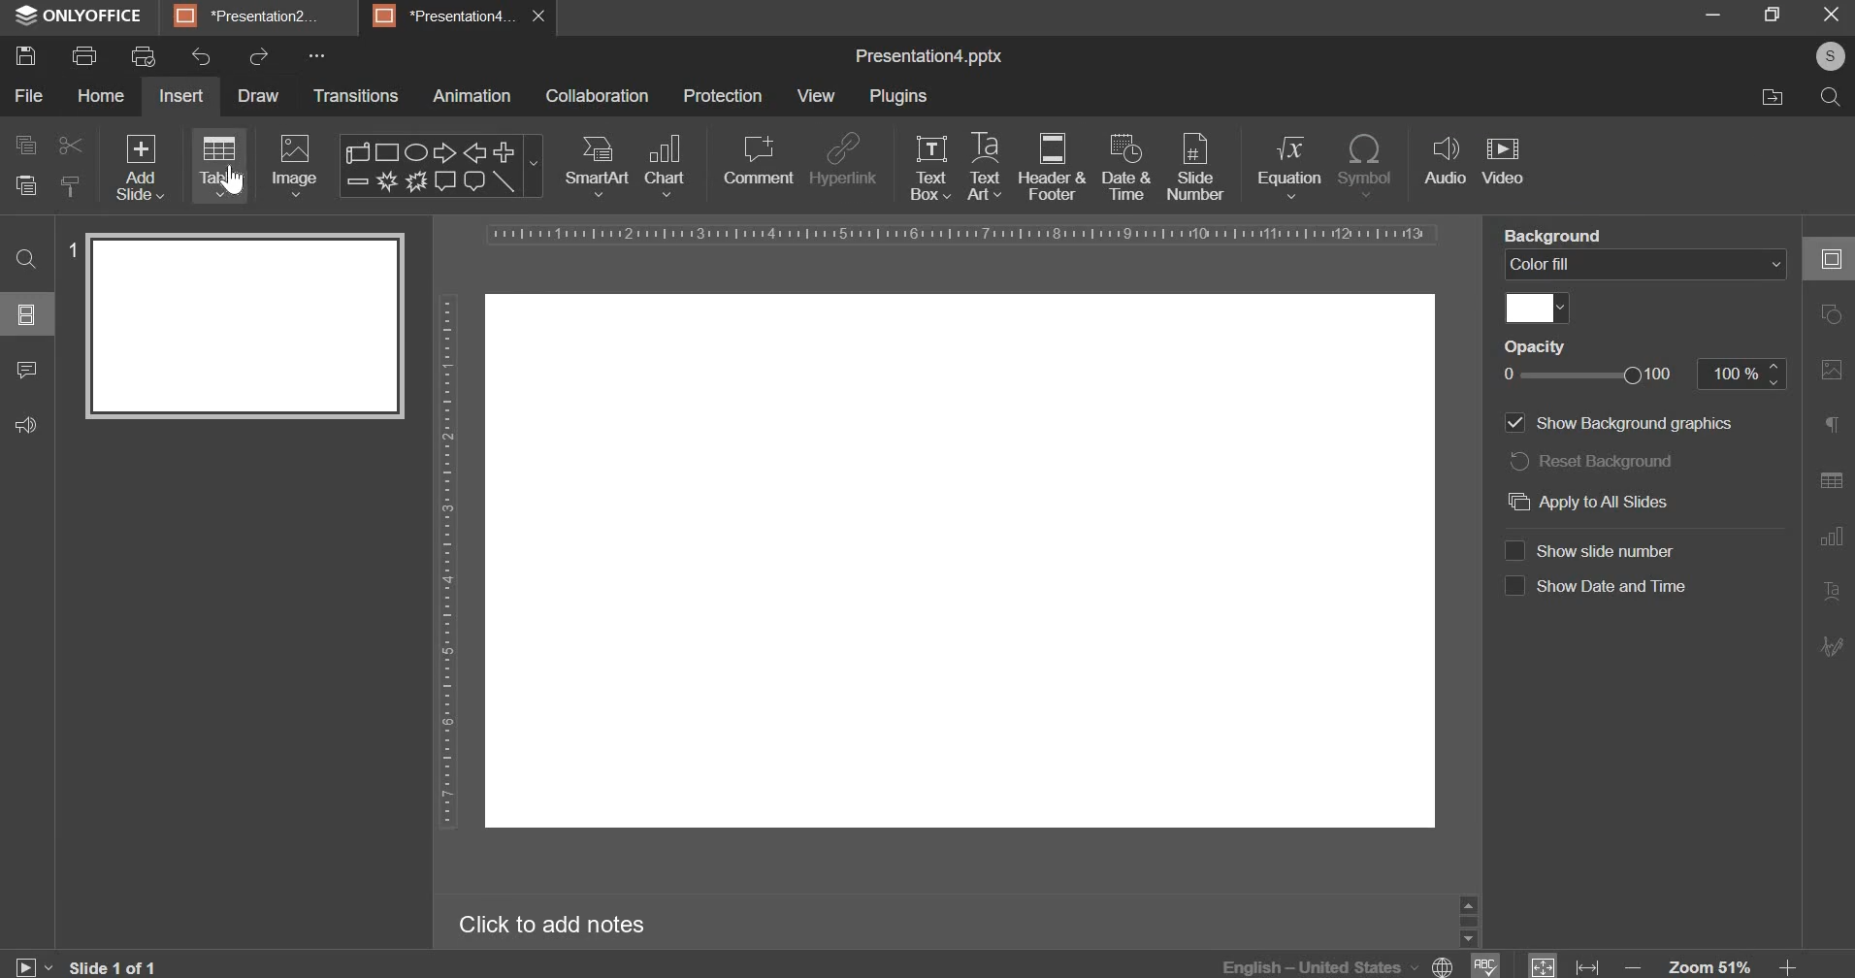 This screenshot has width=1855, height=978. Describe the element at coordinates (761, 161) in the screenshot. I see `comment` at that location.